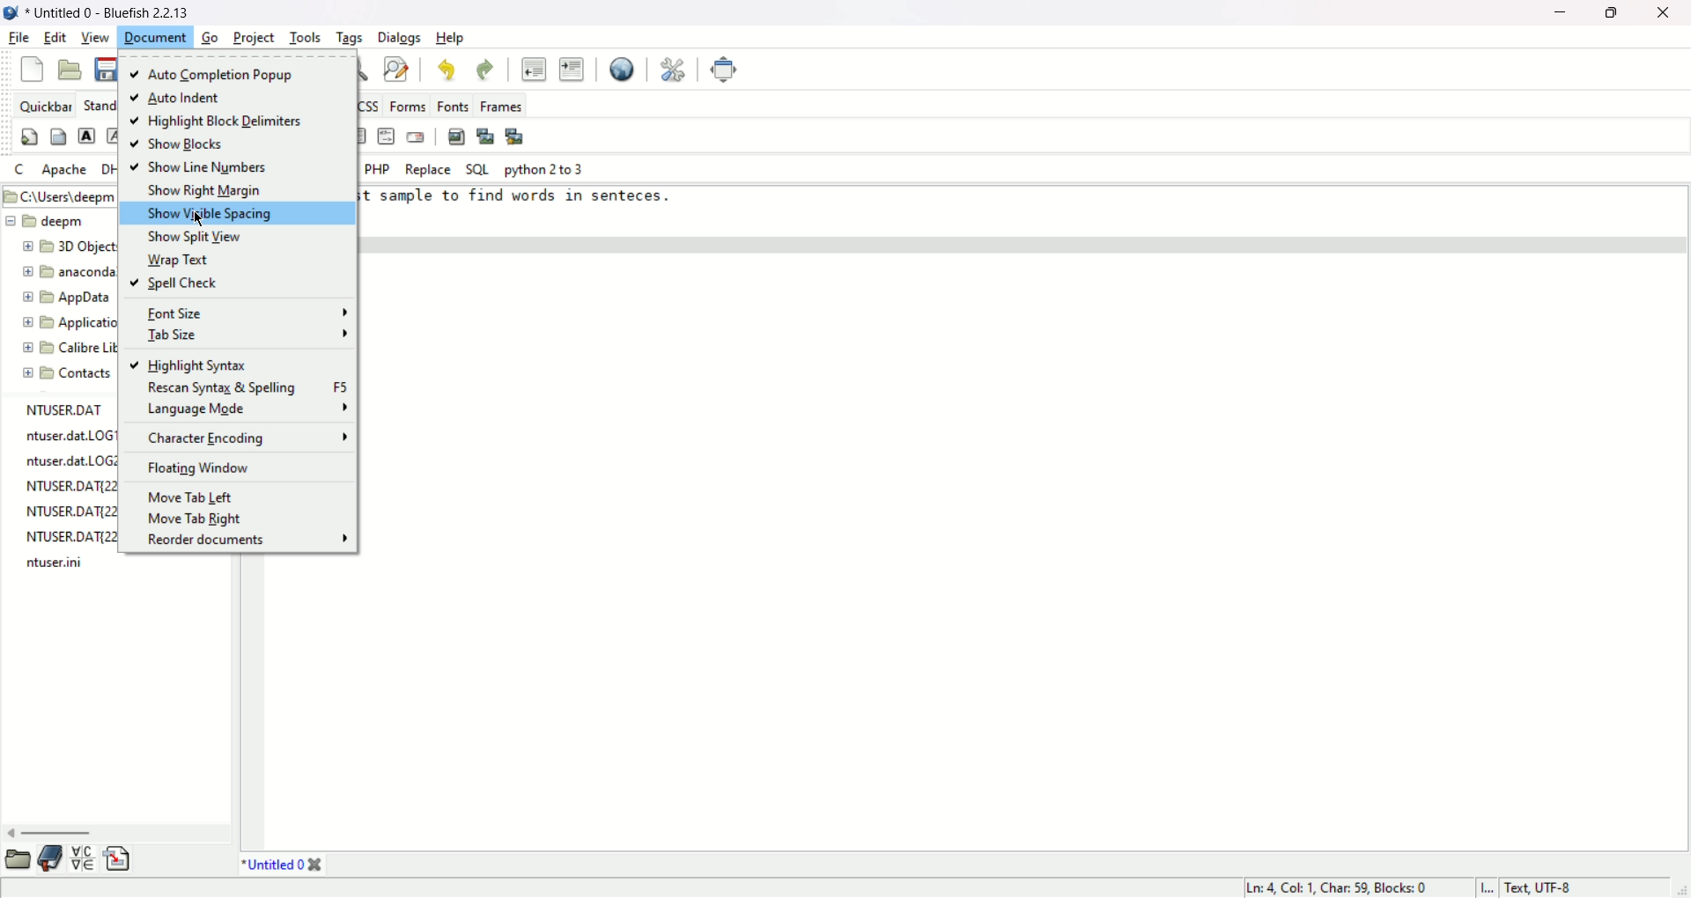 The image size is (1691, 898). What do you see at coordinates (448, 39) in the screenshot?
I see `help` at bounding box center [448, 39].